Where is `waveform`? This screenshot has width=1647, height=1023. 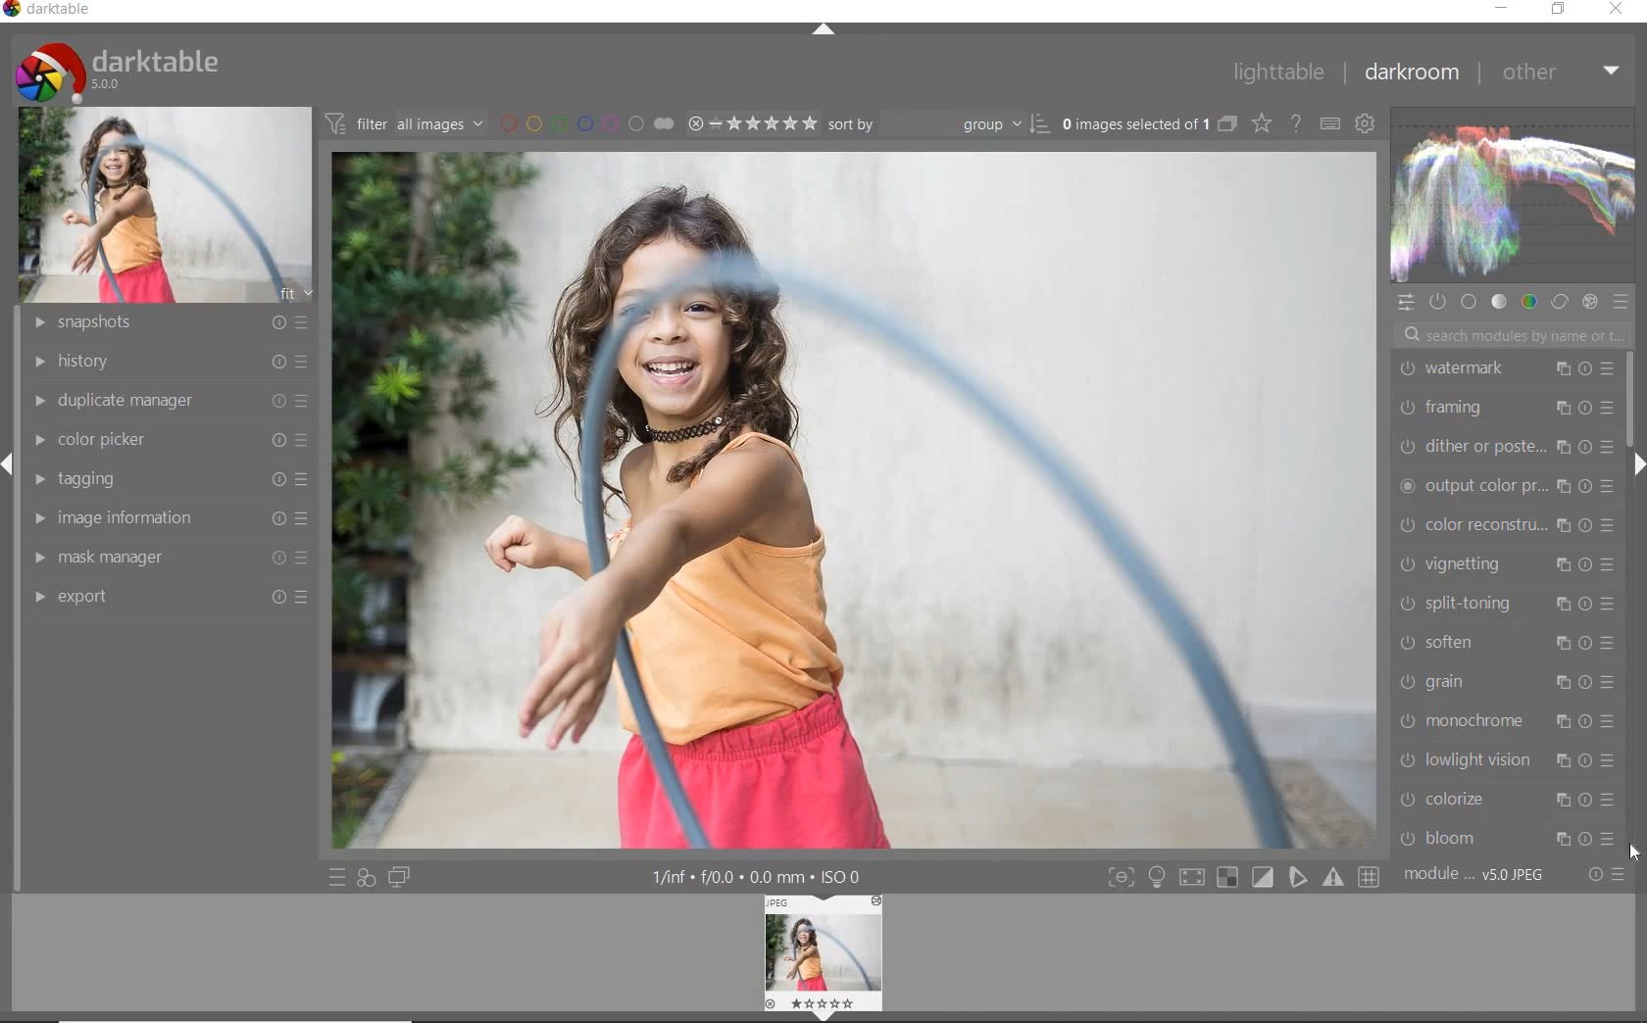
waveform is located at coordinates (1511, 194).